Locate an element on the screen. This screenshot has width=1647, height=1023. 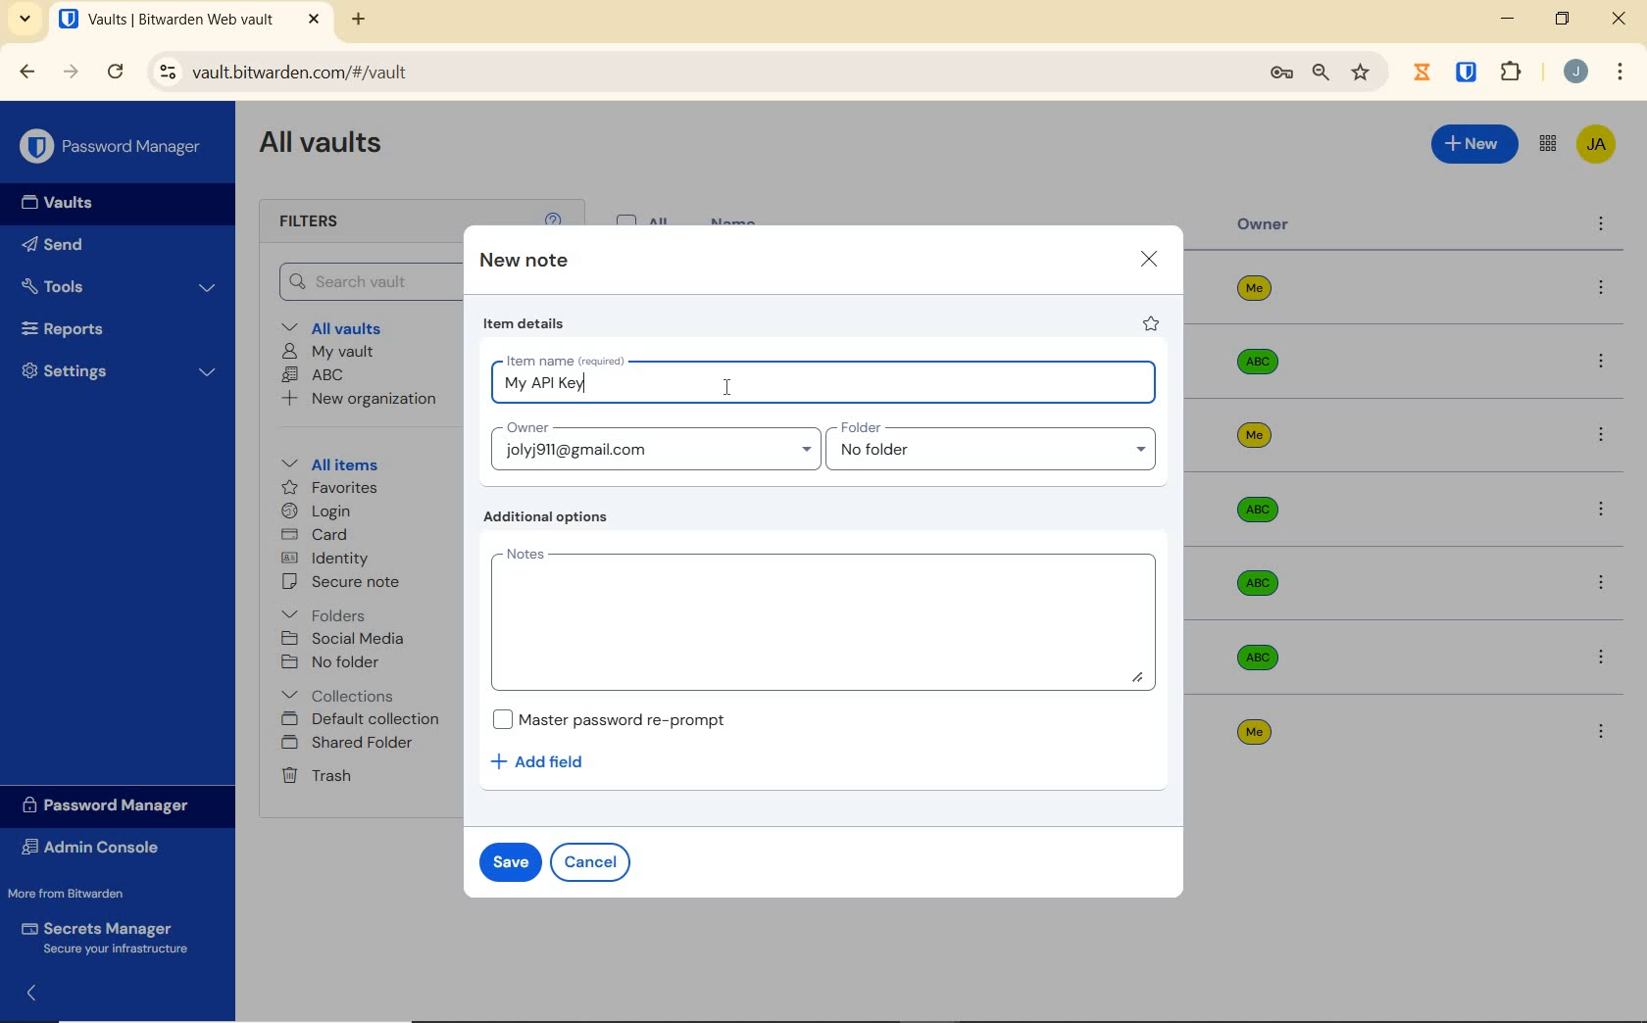
close is located at coordinates (1149, 258).